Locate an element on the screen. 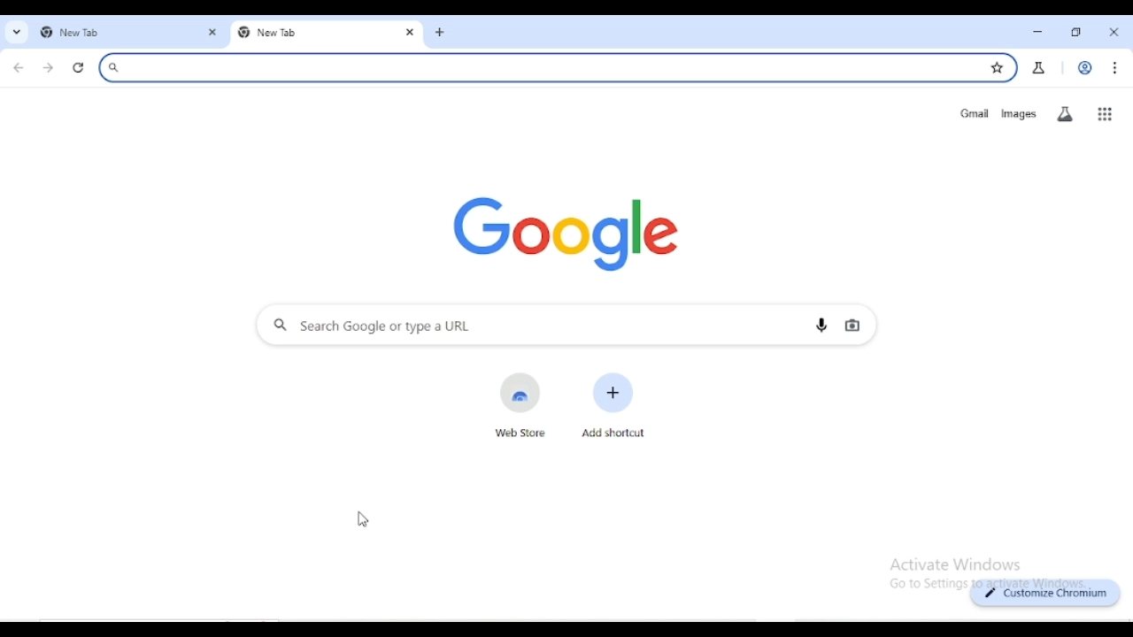  search tabs is located at coordinates (18, 33).